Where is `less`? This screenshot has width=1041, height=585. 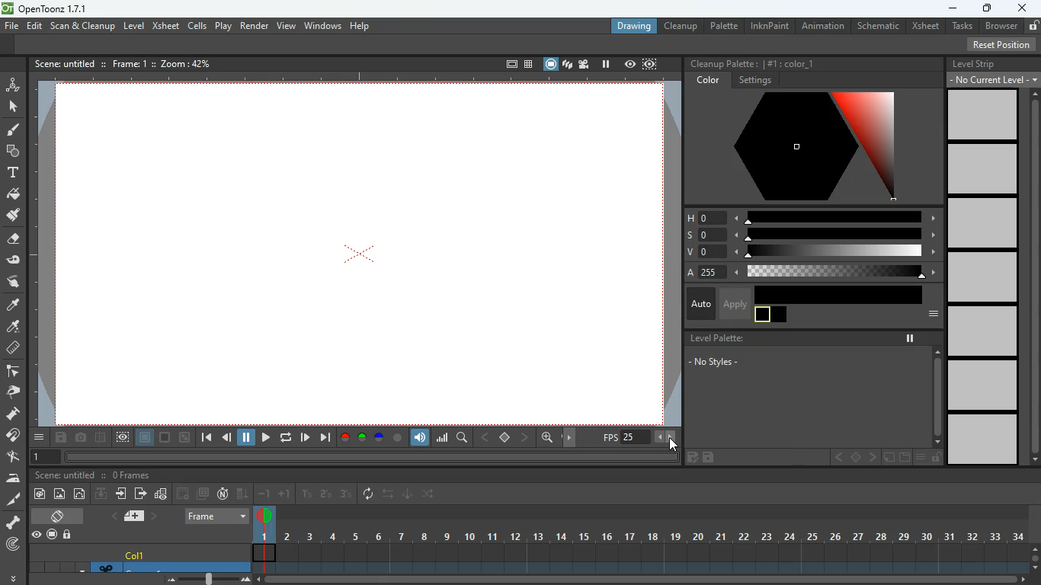 less is located at coordinates (659, 436).